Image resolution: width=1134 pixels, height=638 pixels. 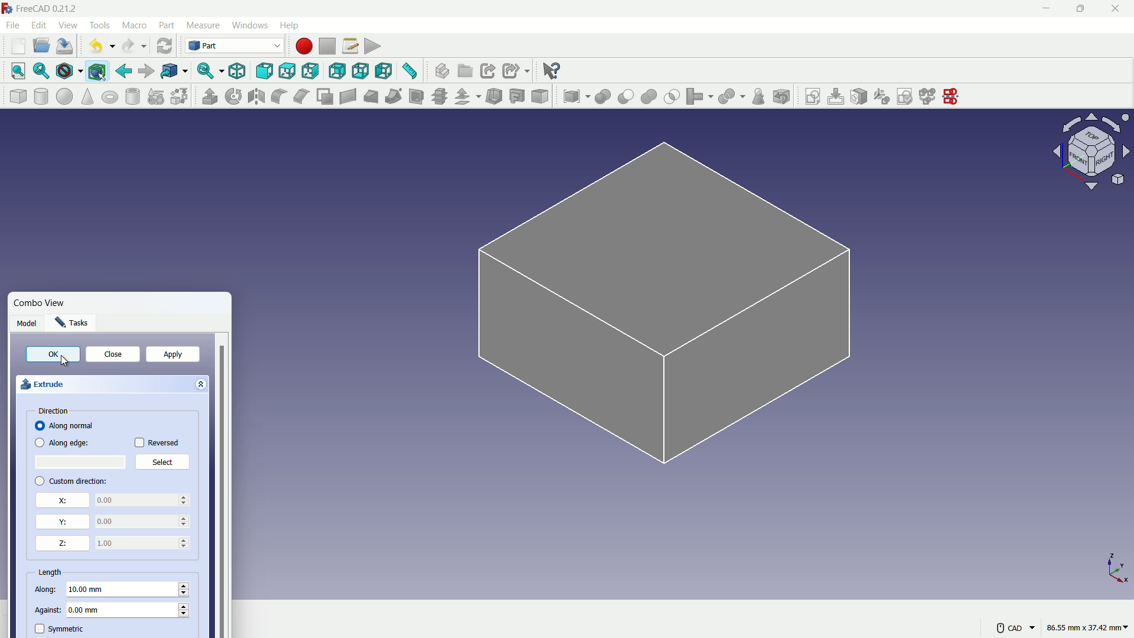 I want to click on create sub link, so click(x=516, y=70).